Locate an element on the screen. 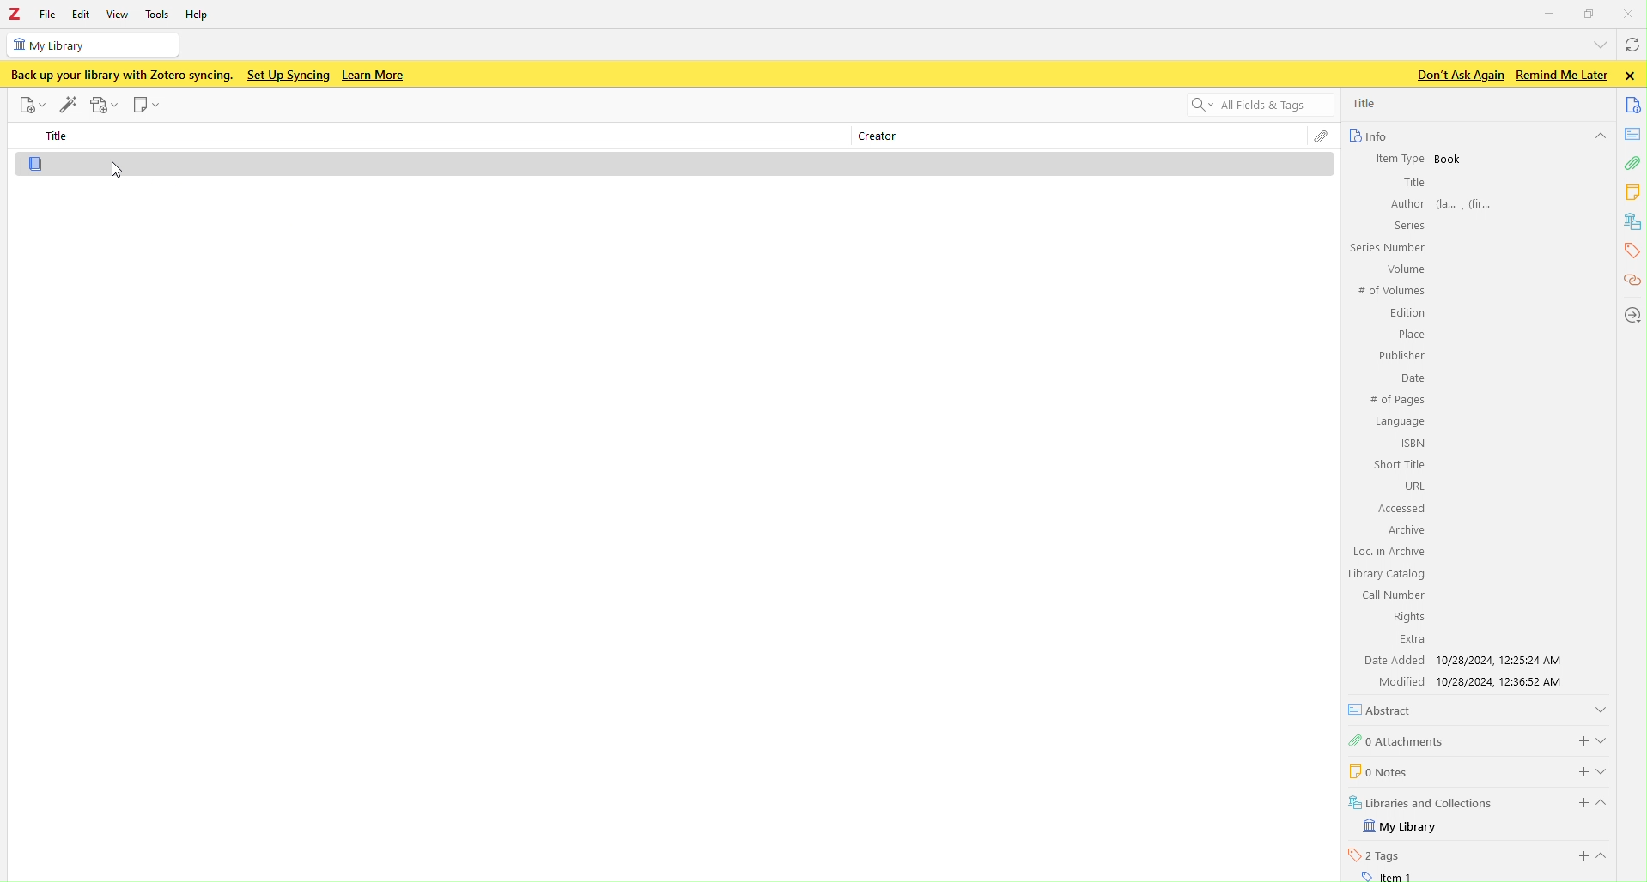 Image resolution: width=1647 pixels, height=882 pixels. record is located at coordinates (105, 105).